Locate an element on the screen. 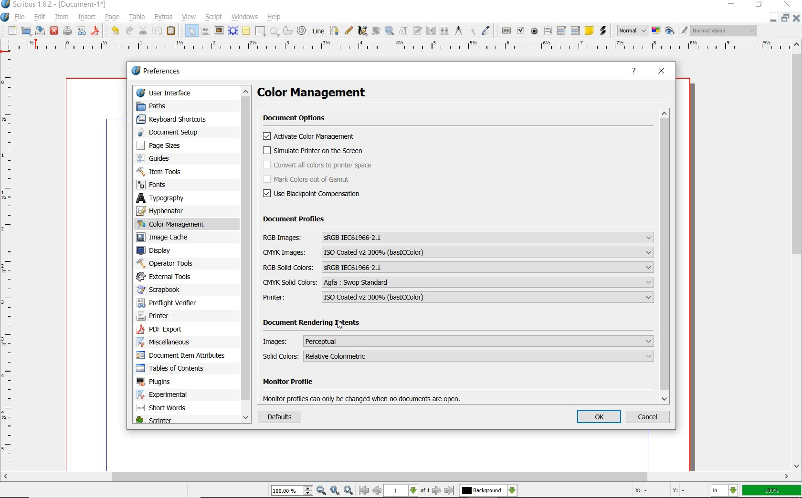 The image size is (802, 498). open is located at coordinates (27, 31).